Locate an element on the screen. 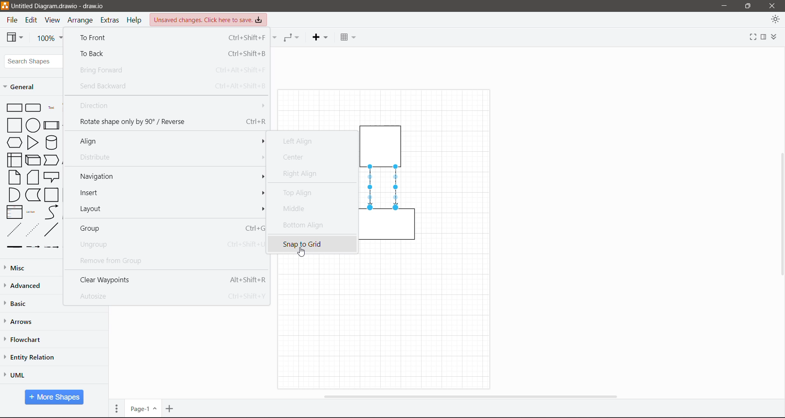 The image size is (785, 418). Insert is located at coordinates (320, 37).